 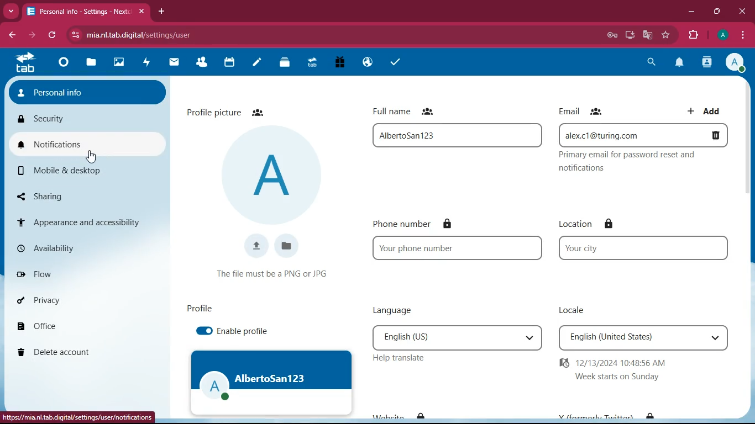 What do you see at coordinates (78, 417) in the screenshot?
I see `https://mia.nl.tab.digital/settings/user/notifications` at bounding box center [78, 417].